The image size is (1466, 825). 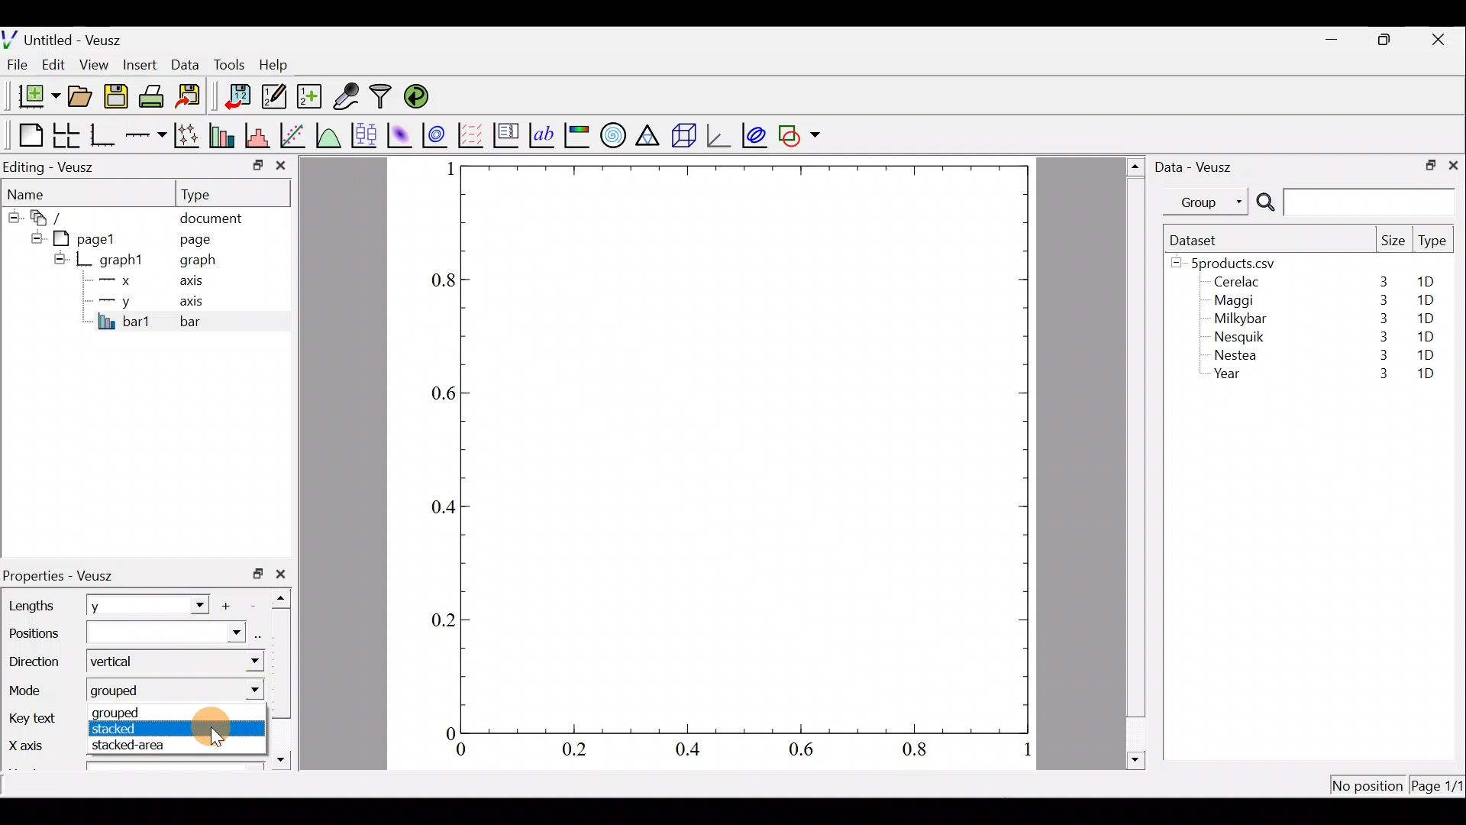 What do you see at coordinates (33, 96) in the screenshot?
I see `New document` at bounding box center [33, 96].